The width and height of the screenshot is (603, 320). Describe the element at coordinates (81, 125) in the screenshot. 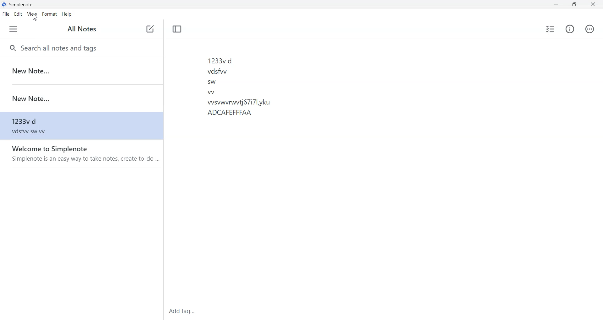

I see `1233v d` at that location.